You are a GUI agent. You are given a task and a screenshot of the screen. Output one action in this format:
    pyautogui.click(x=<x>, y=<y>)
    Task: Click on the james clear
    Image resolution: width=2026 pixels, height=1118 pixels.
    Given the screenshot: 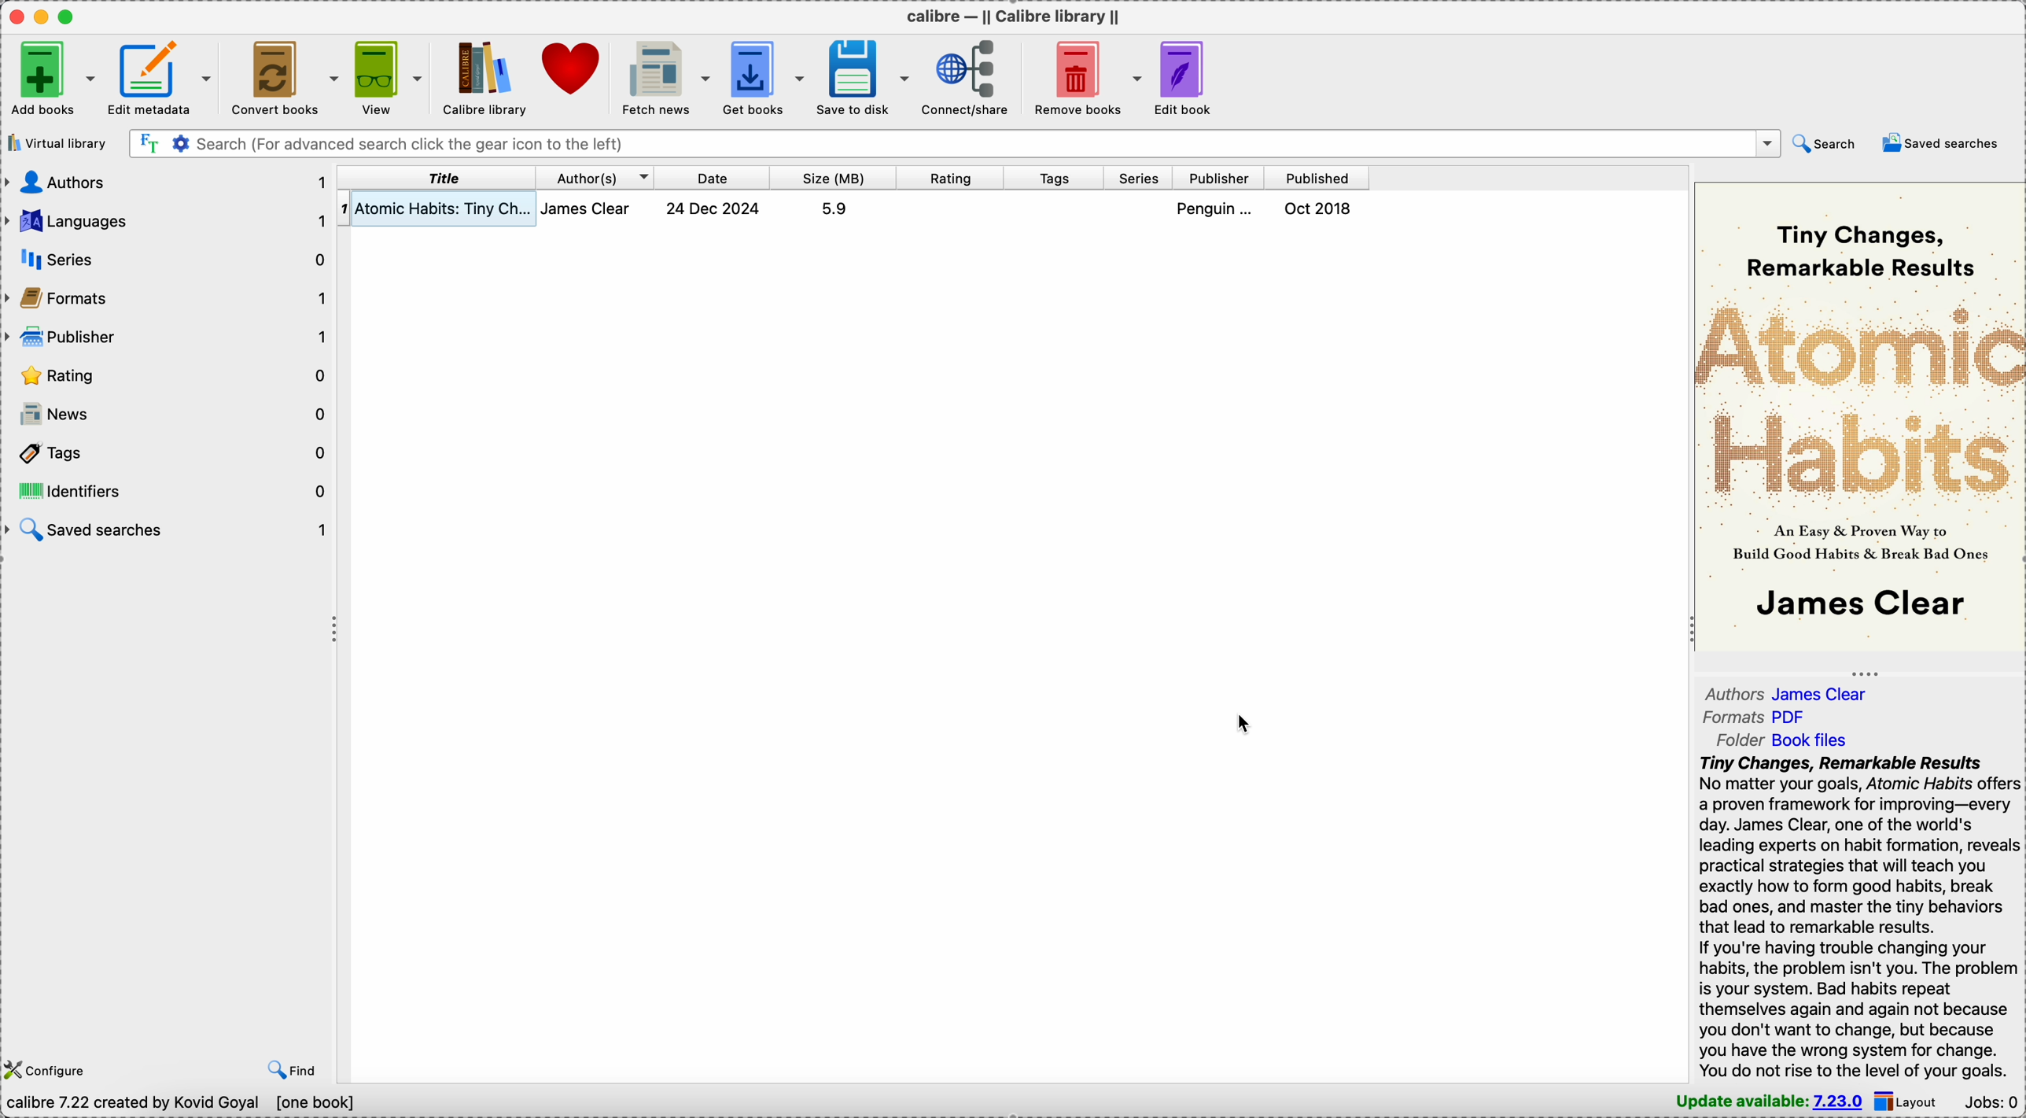 What is the action you would take?
    pyautogui.click(x=595, y=208)
    